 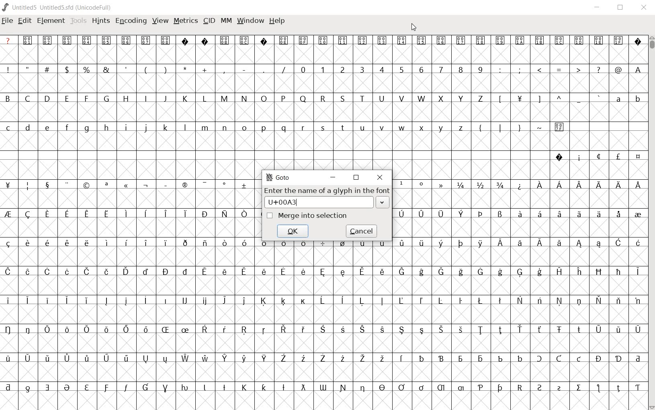 I want to click on Symbol, so click(x=10, y=214).